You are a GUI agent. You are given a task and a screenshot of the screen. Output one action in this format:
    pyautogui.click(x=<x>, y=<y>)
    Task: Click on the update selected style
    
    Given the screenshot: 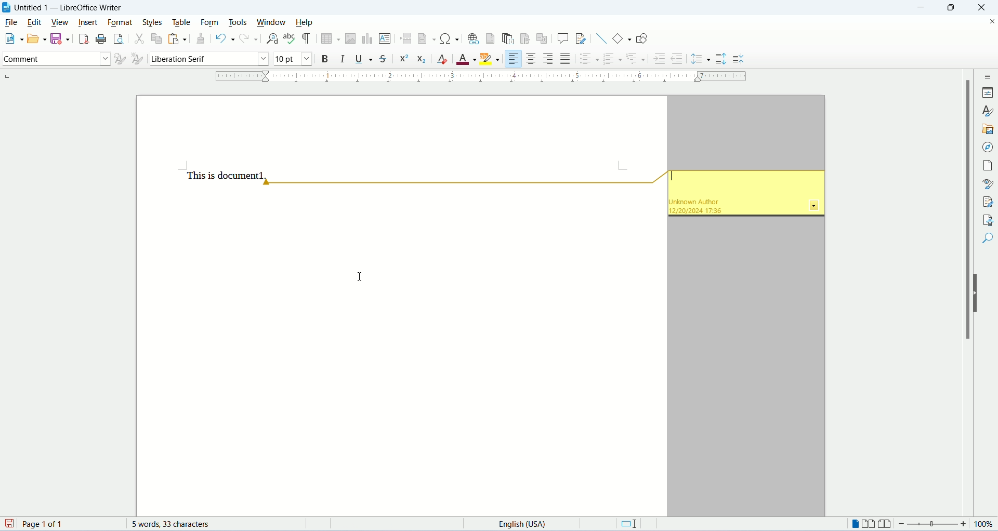 What is the action you would take?
    pyautogui.click(x=118, y=59)
    